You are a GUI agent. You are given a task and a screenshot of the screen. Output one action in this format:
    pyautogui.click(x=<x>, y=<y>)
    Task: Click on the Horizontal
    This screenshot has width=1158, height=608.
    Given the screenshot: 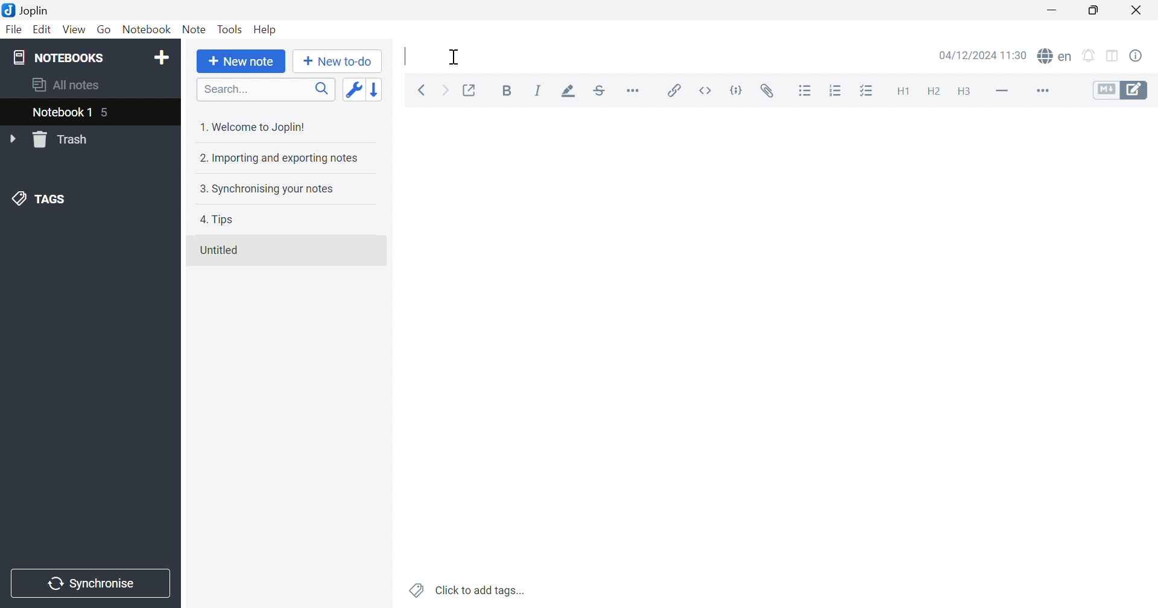 What is the action you would take?
    pyautogui.click(x=634, y=90)
    